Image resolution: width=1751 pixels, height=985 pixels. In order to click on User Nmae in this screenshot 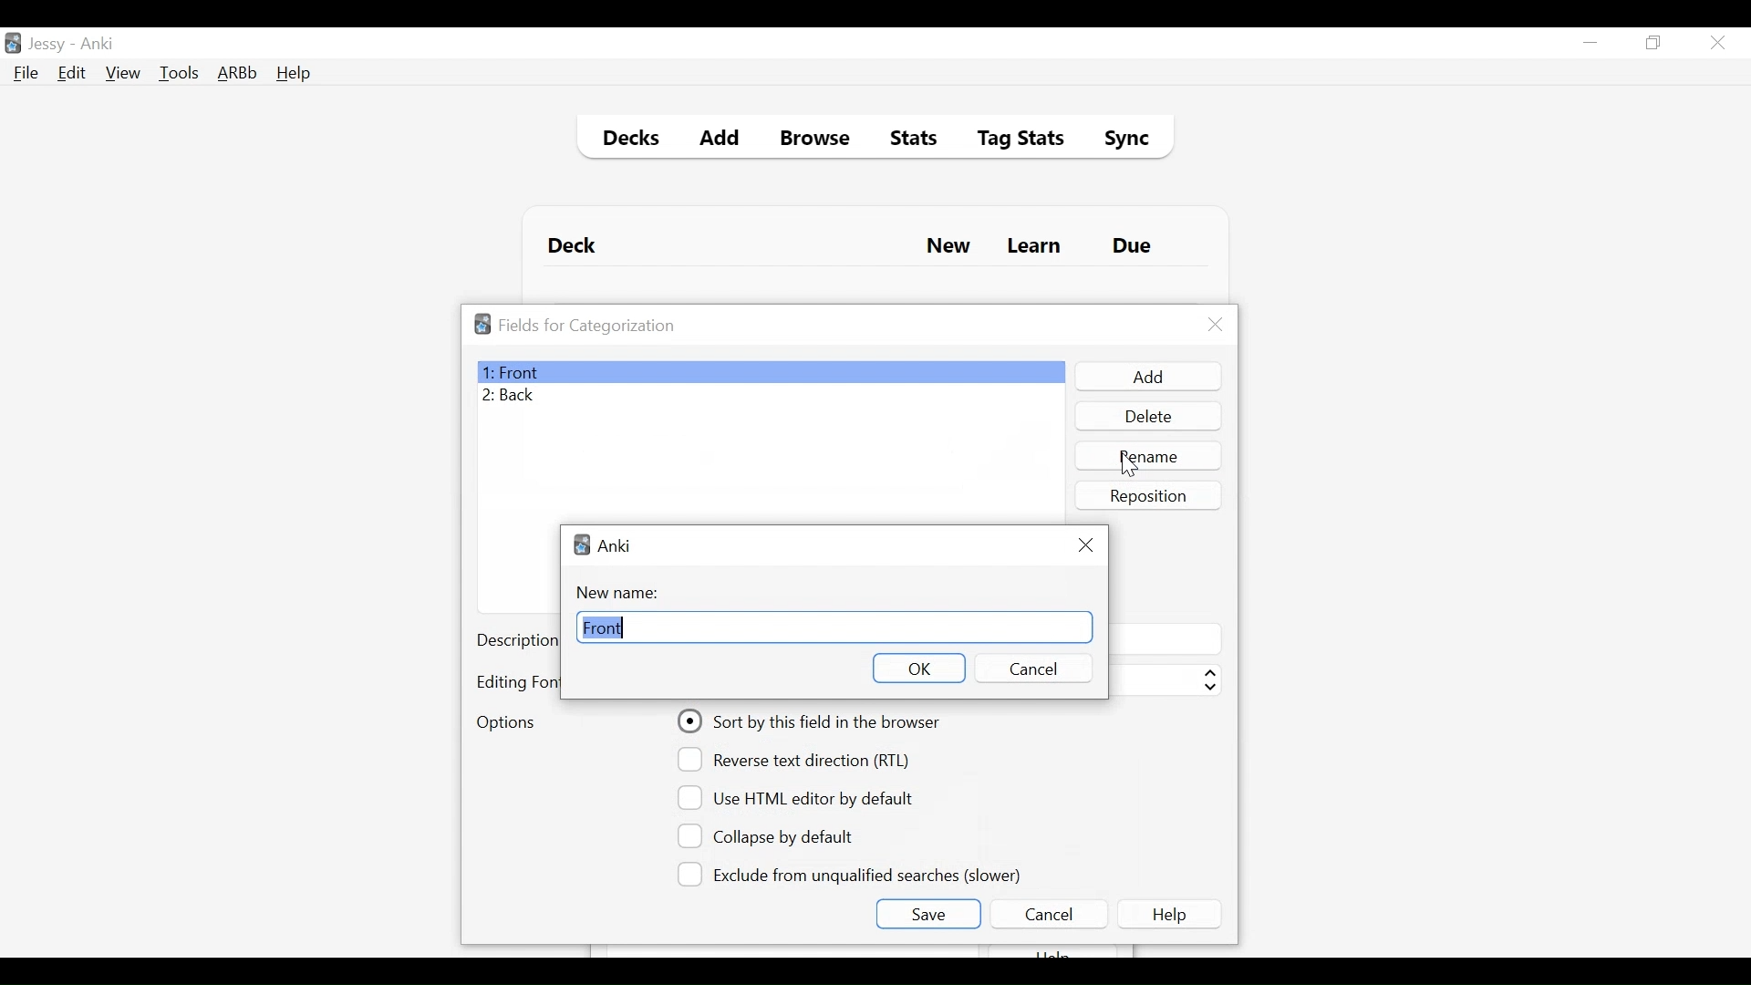, I will do `click(50, 45)`.